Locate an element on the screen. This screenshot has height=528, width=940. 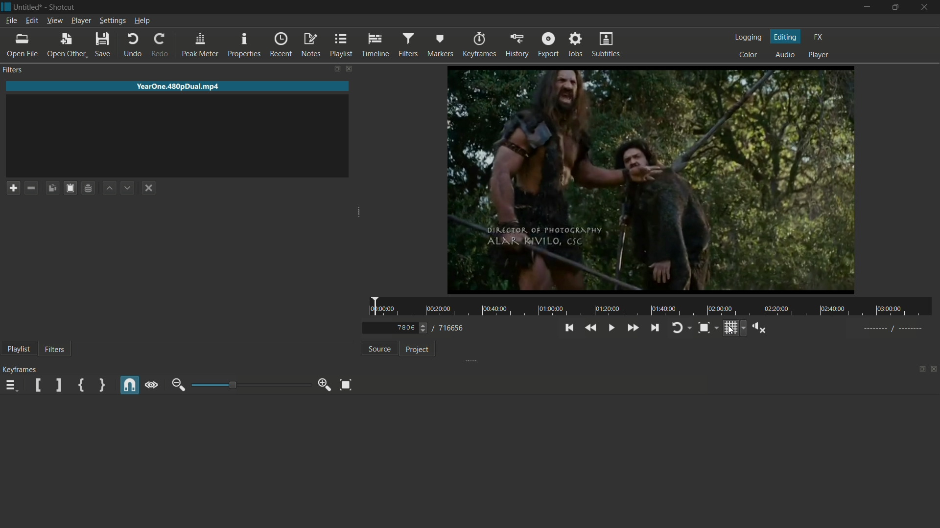
toggle player looping is located at coordinates (678, 328).